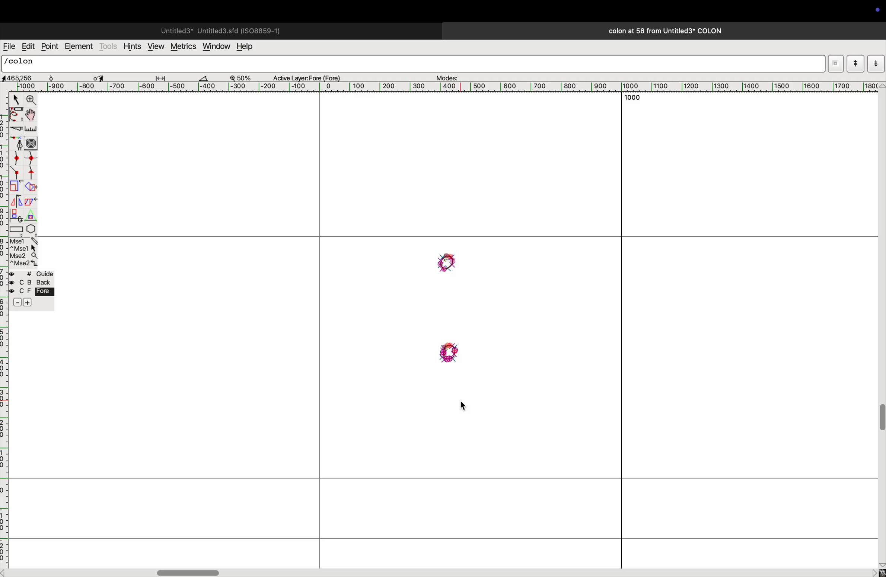  What do you see at coordinates (16, 229) in the screenshot?
I see `rectangle` at bounding box center [16, 229].